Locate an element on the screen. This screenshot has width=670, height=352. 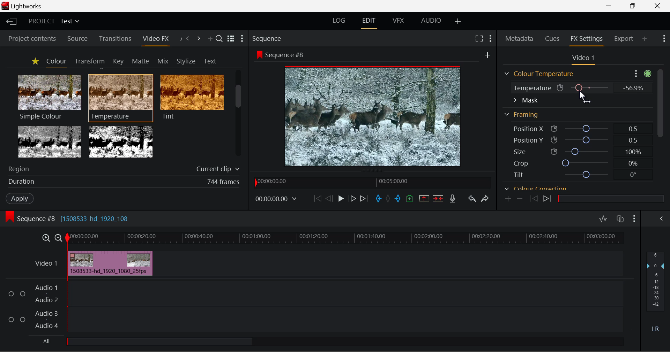
Full Screen is located at coordinates (478, 40).